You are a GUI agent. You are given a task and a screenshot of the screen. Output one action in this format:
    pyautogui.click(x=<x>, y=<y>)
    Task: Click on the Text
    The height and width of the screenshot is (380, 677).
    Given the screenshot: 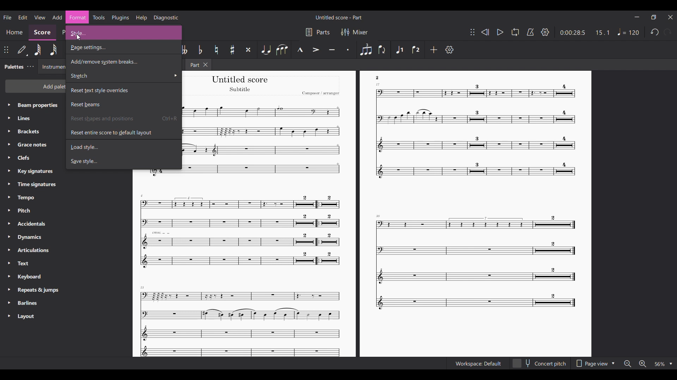 What is the action you would take?
    pyautogui.click(x=31, y=263)
    